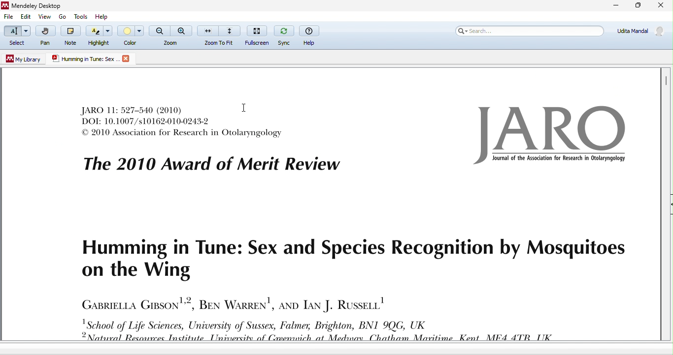  What do you see at coordinates (170, 36) in the screenshot?
I see `zoom` at bounding box center [170, 36].